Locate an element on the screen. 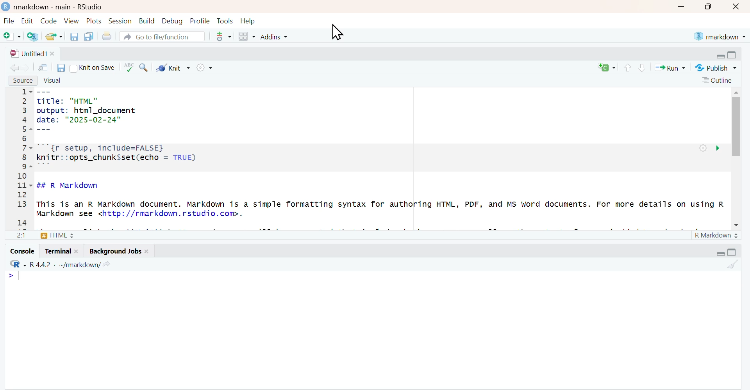 The image size is (750, 390). Untitled1 is located at coordinates (32, 54).